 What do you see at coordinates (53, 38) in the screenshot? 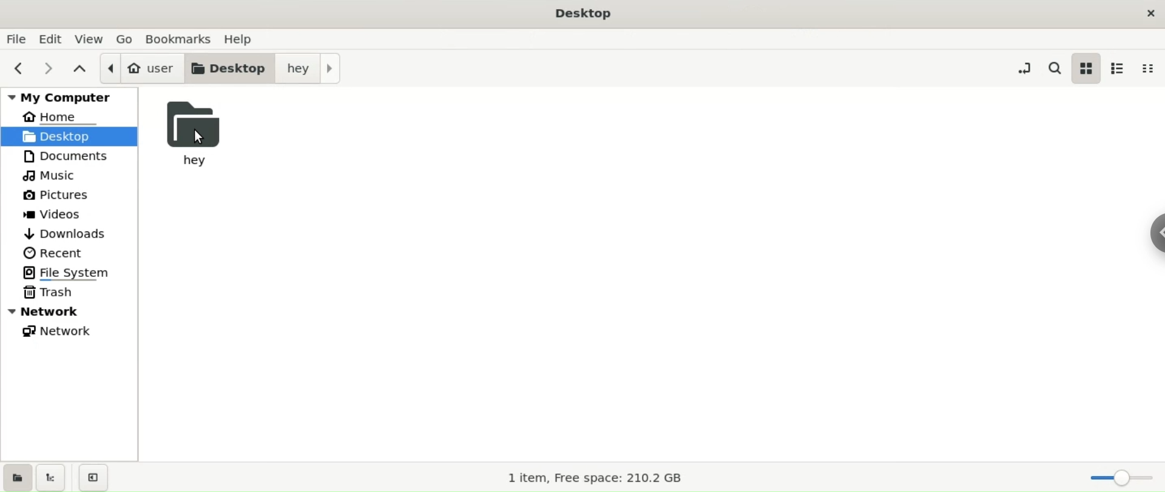
I see `edit` at bounding box center [53, 38].